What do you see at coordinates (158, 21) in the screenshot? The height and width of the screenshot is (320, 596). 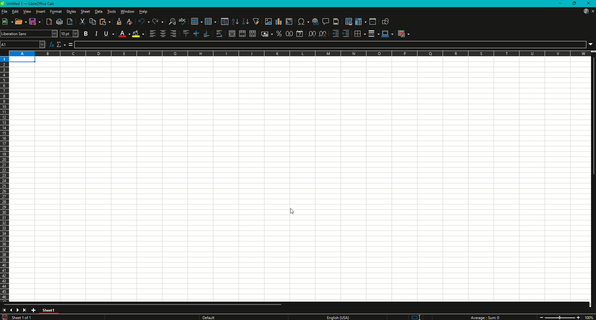 I see `Redo` at bounding box center [158, 21].